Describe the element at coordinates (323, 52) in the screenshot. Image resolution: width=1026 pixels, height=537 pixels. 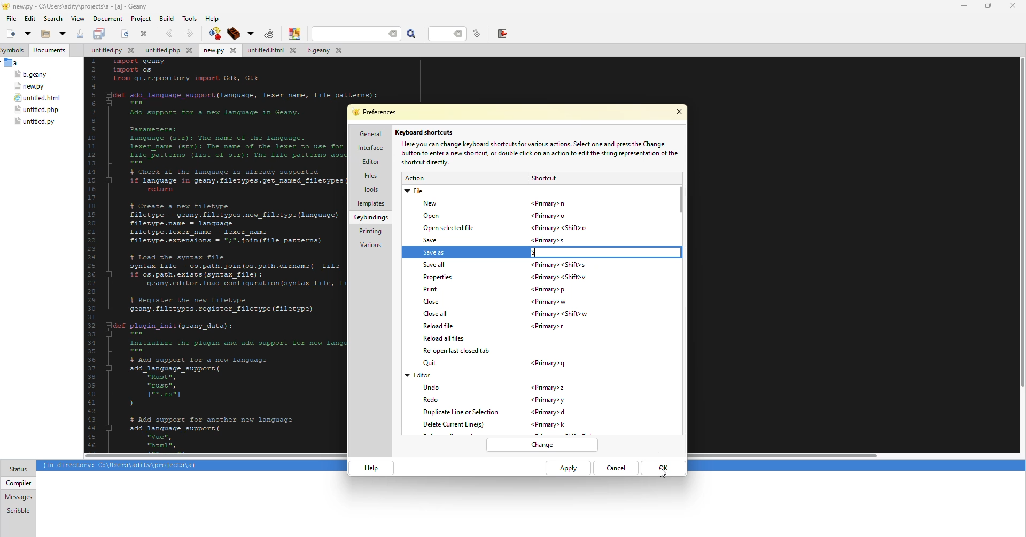
I see `file` at that location.